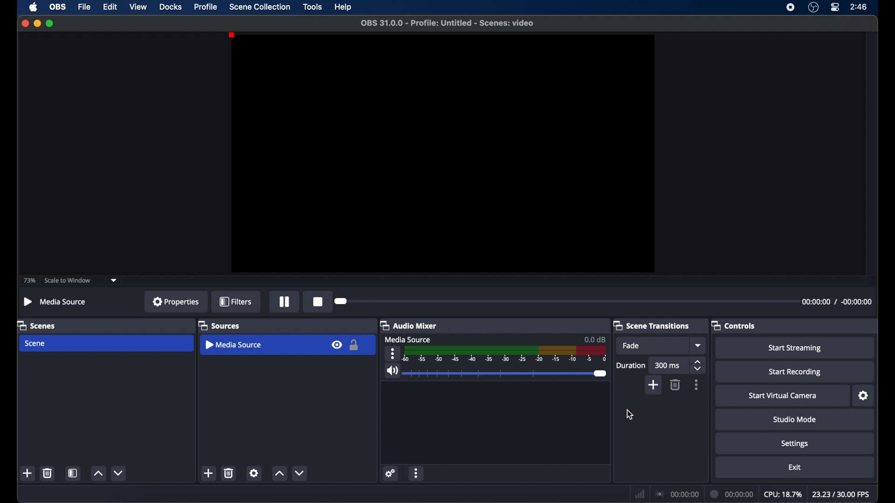 The width and height of the screenshot is (895, 503). Describe the element at coordinates (73, 473) in the screenshot. I see `scene filters` at that location.